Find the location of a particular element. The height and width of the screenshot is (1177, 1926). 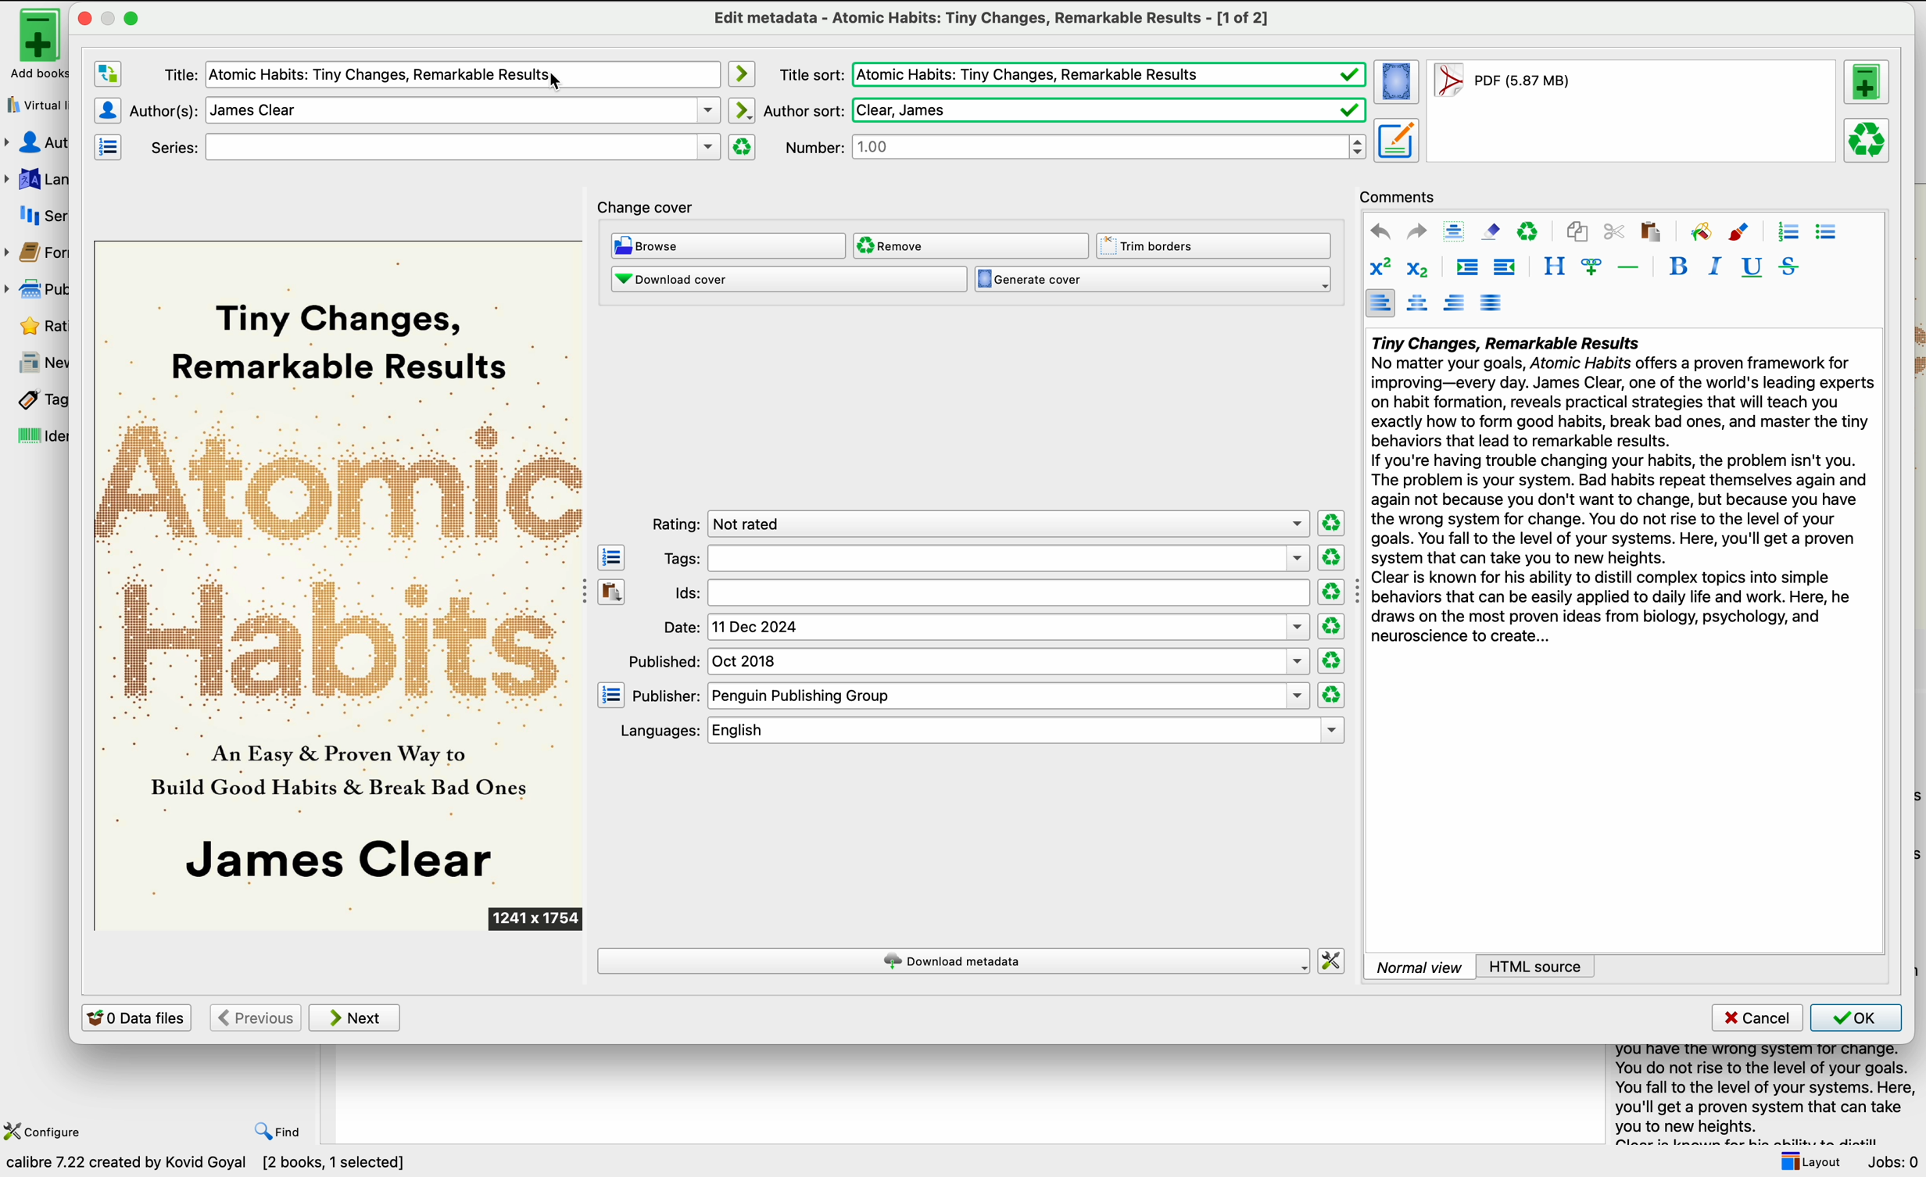

formats is located at coordinates (38, 256).